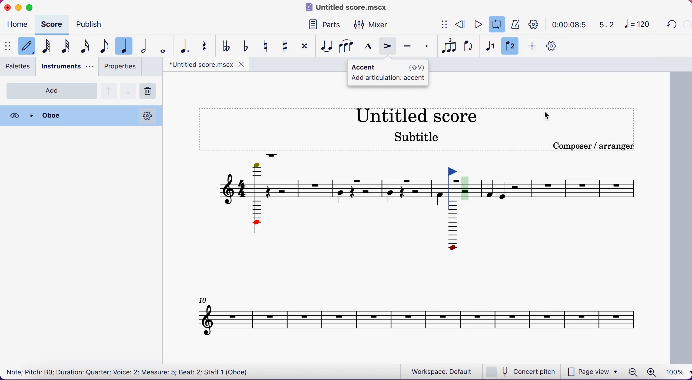 The image size is (692, 380). Describe the element at coordinates (554, 46) in the screenshot. I see `customize toolbar` at that location.